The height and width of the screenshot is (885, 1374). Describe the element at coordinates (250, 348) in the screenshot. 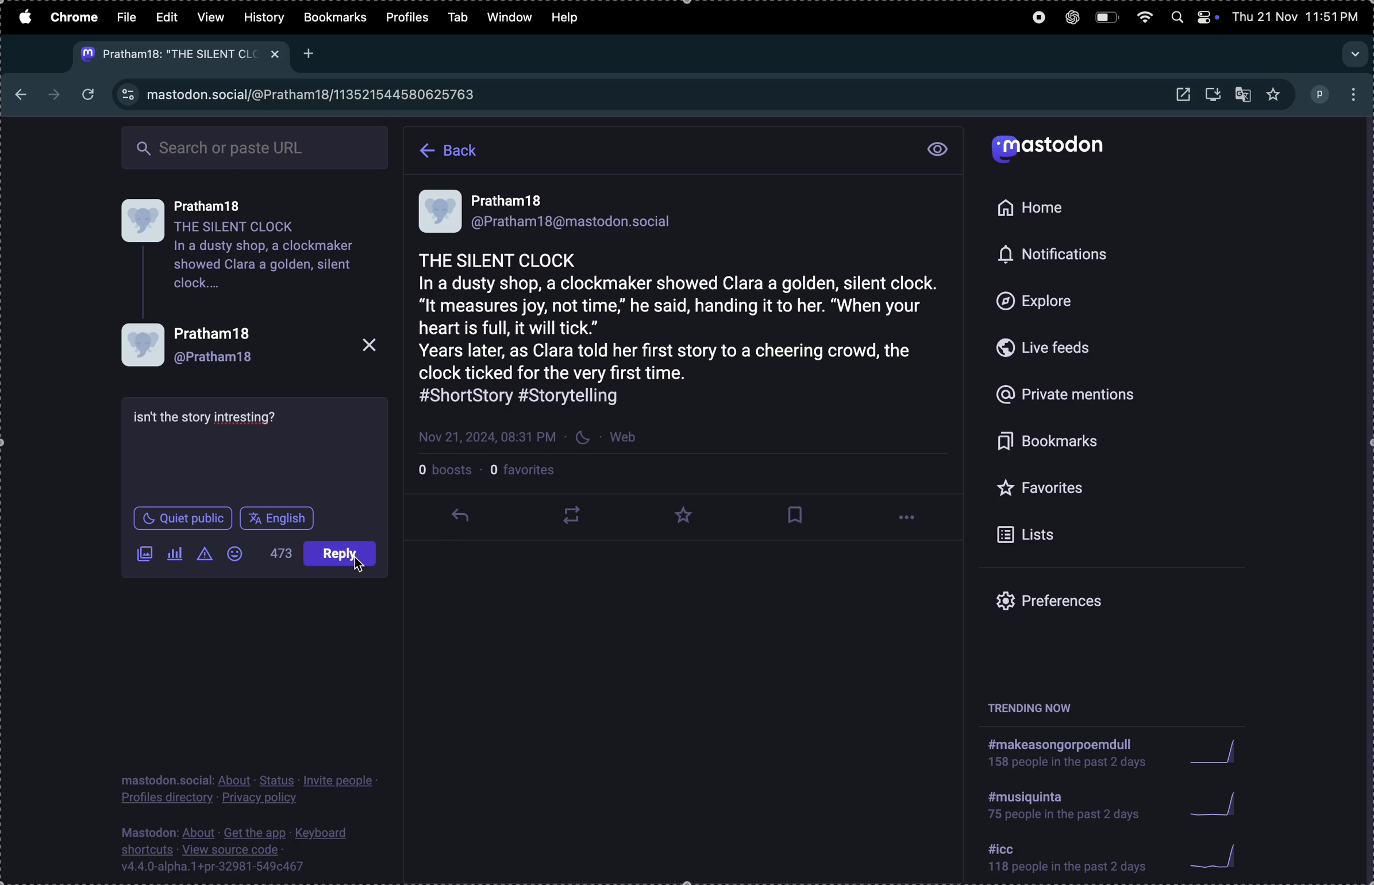

I see `profile` at that location.